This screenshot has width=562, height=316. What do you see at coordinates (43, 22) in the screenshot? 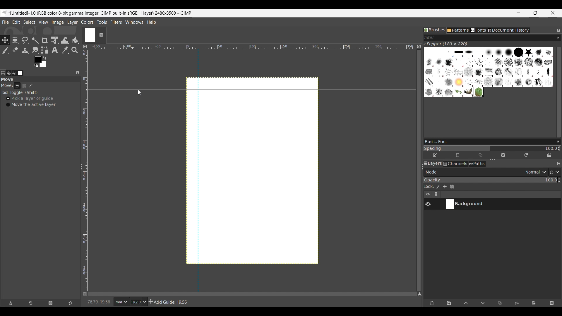
I see `View menu` at bounding box center [43, 22].